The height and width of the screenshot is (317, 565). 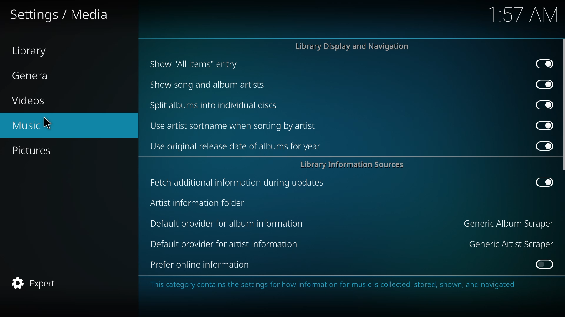 I want to click on enabled, so click(x=540, y=183).